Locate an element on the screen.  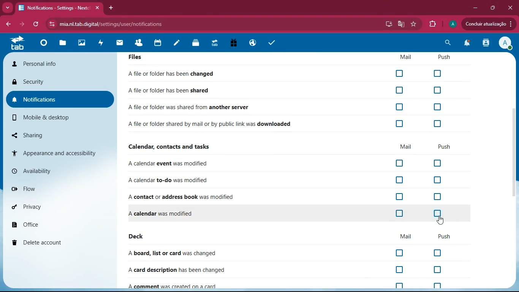
bacj is located at coordinates (8, 25).